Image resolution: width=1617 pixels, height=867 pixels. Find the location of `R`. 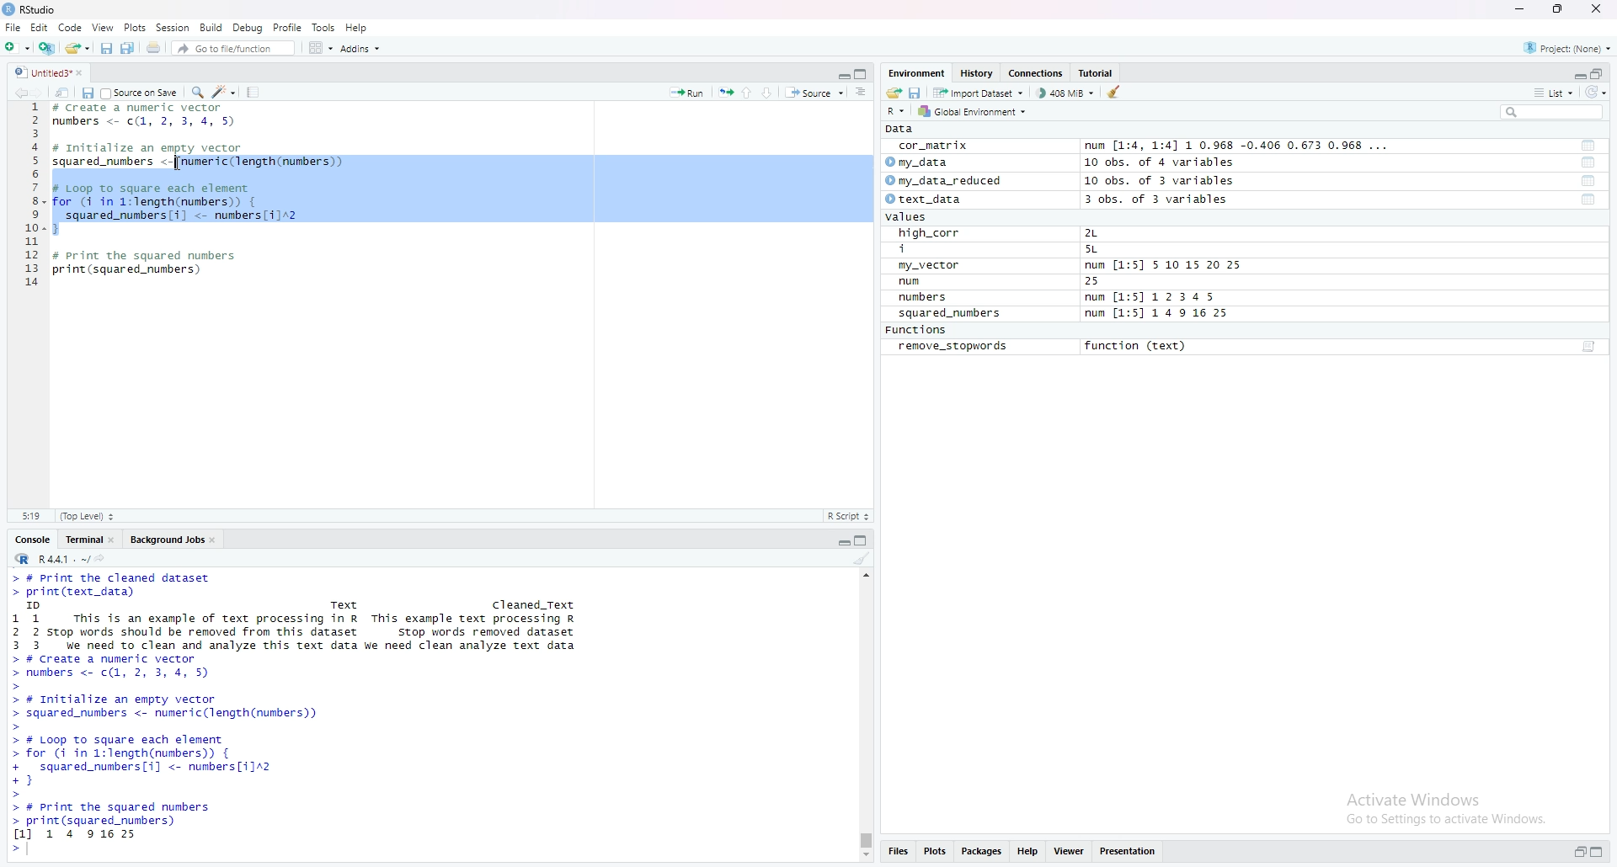

R is located at coordinates (898, 110).